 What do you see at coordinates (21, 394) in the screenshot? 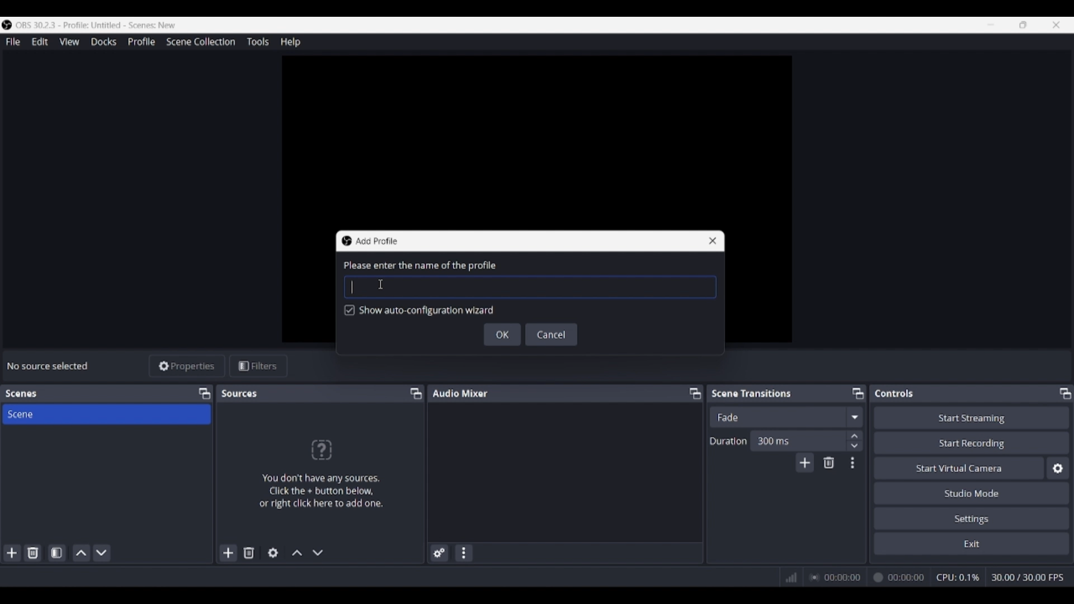
I see `Panel title` at bounding box center [21, 394].